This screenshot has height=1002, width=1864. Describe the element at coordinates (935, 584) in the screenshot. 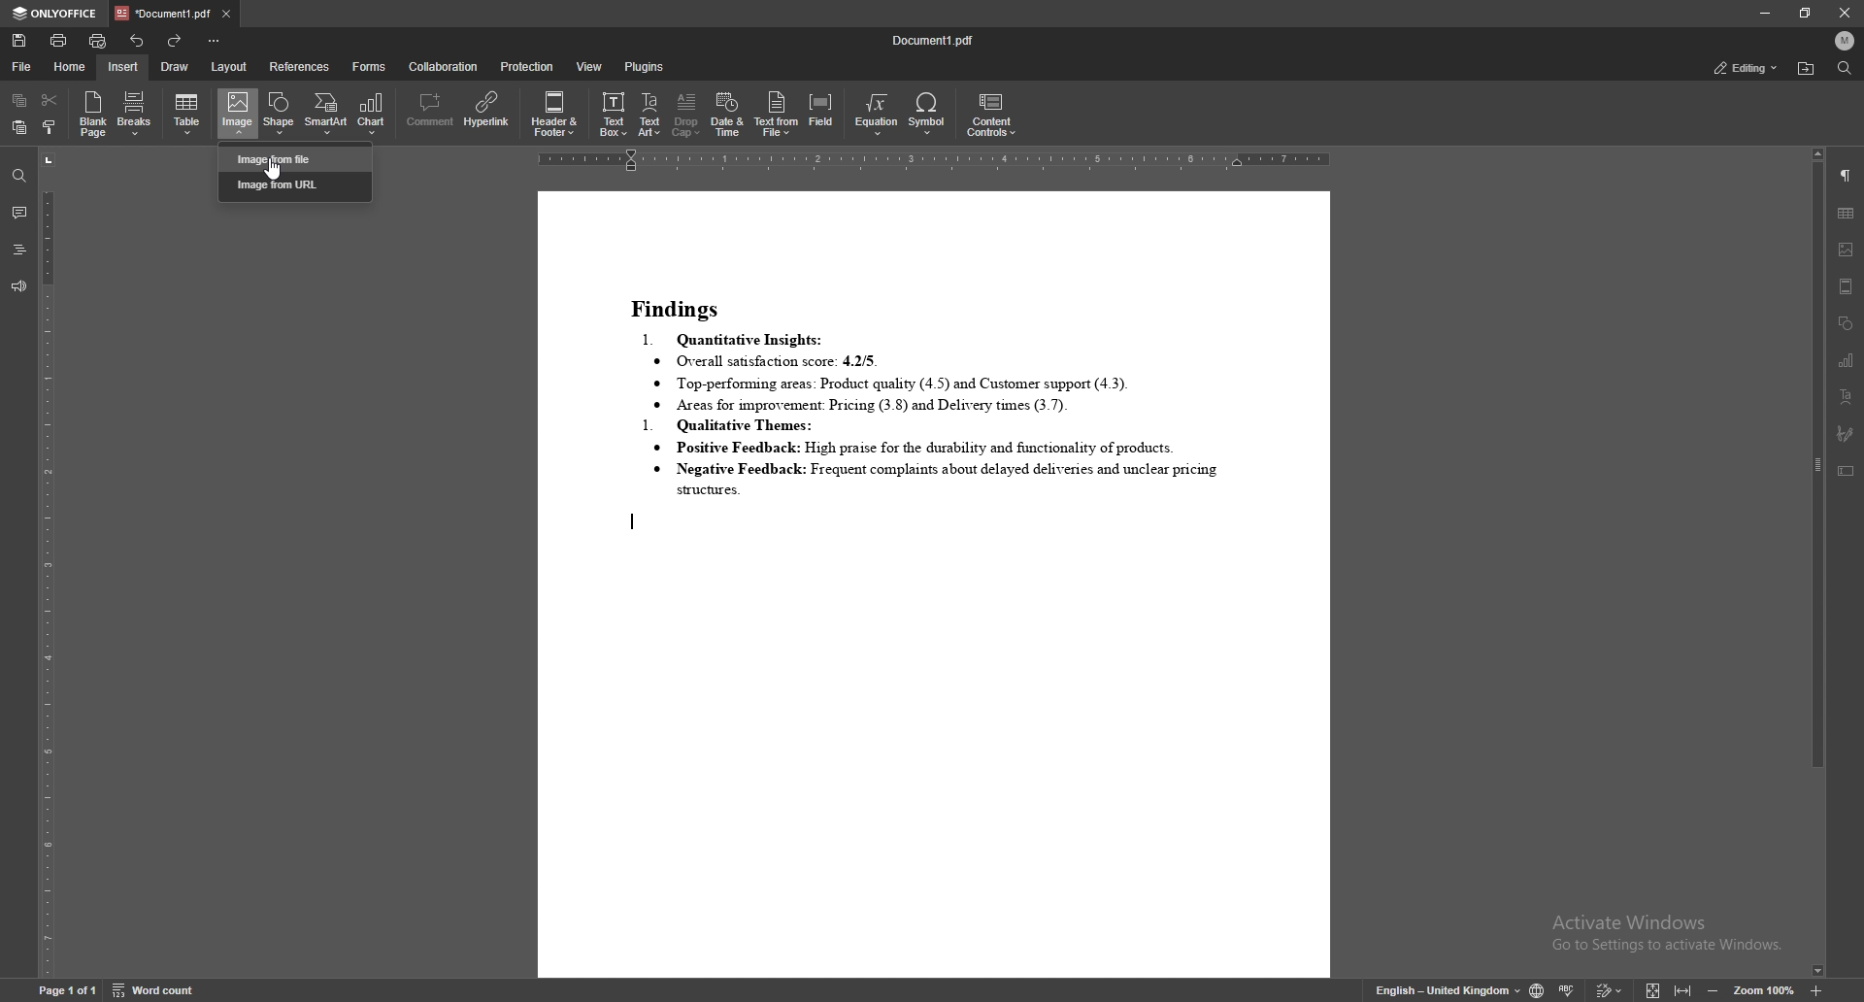

I see `document` at that location.